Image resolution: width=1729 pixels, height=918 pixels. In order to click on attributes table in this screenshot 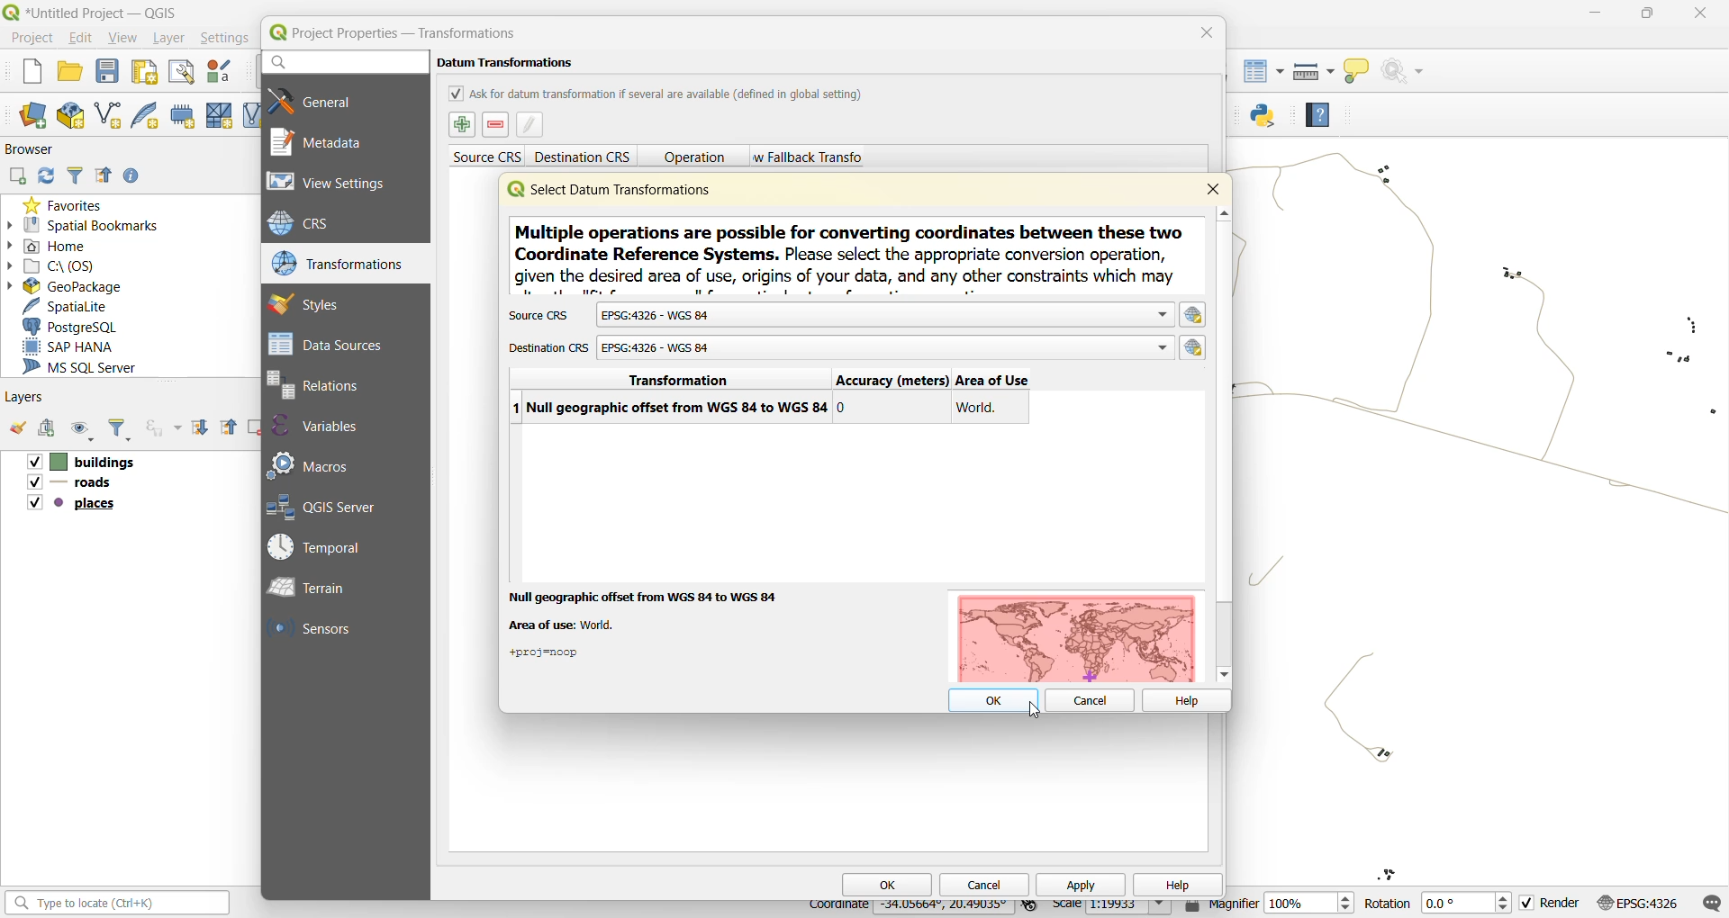, I will do `click(1264, 76)`.